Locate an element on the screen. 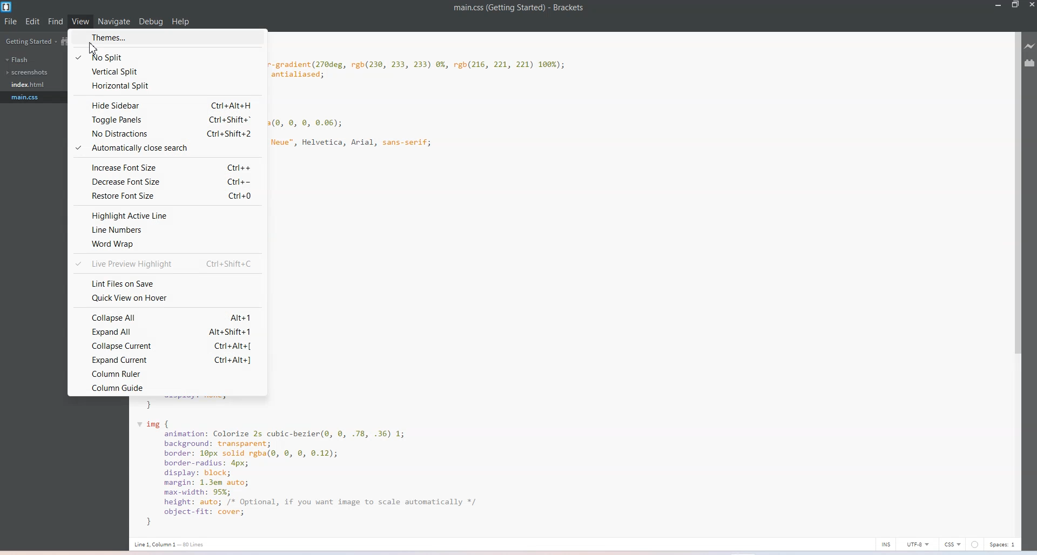  Live Preview is located at coordinates (1031, 46).